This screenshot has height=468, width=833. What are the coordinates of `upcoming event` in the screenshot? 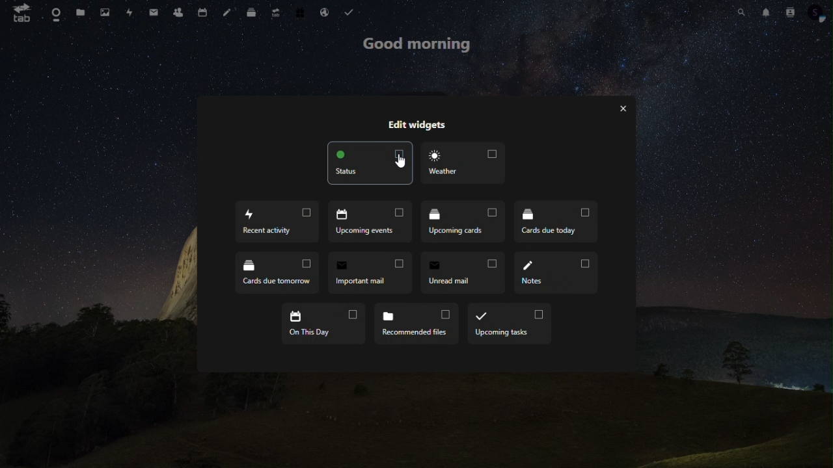 It's located at (372, 223).